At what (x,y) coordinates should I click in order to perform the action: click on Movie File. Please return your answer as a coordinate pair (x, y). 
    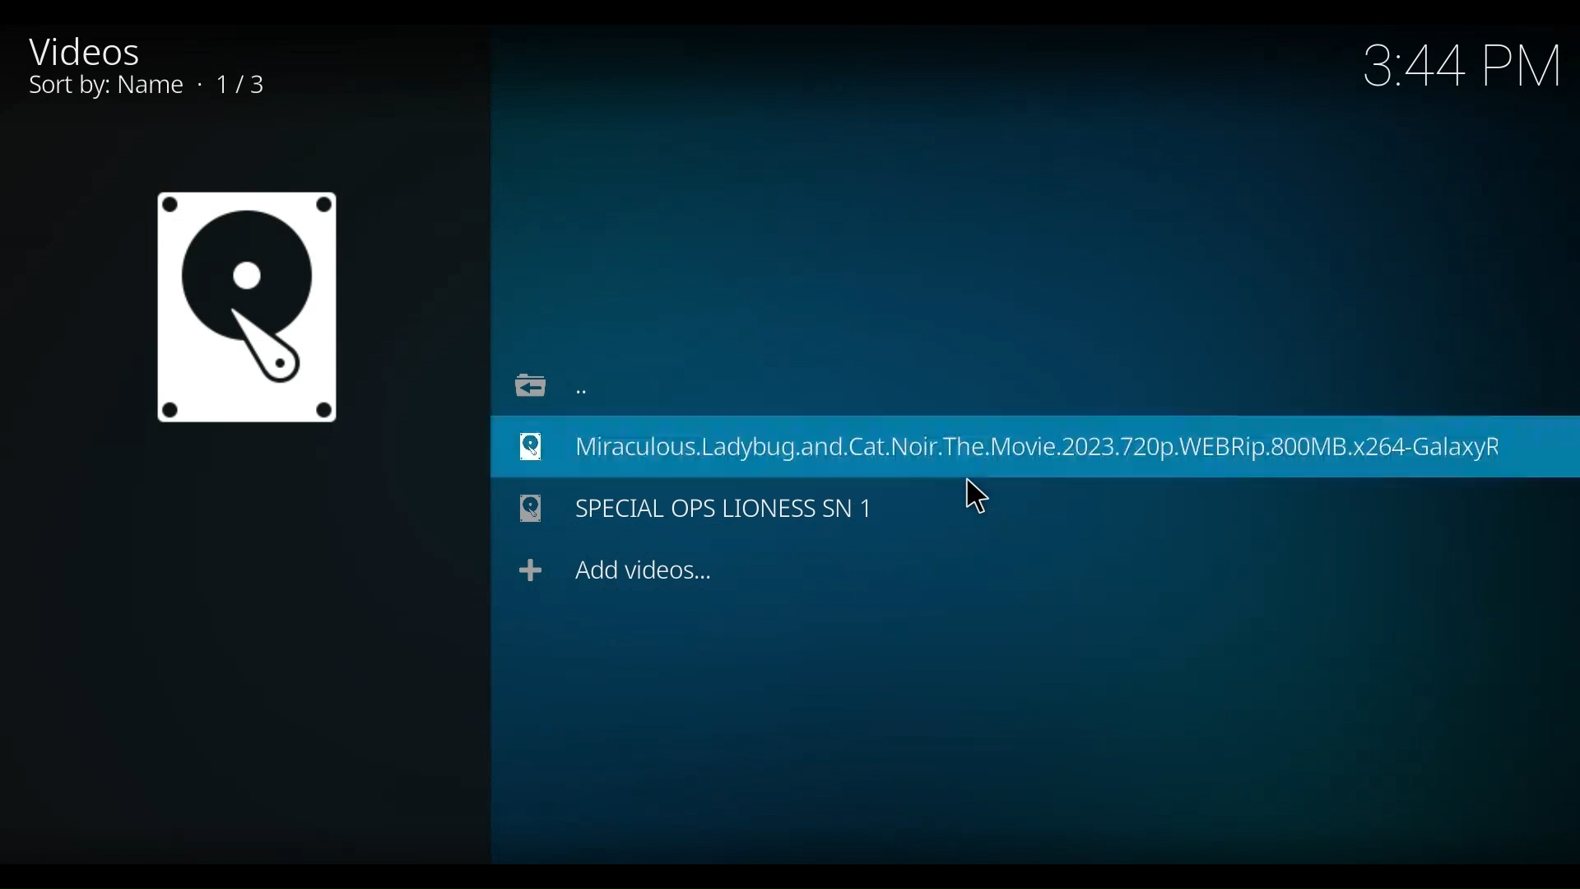
    Looking at the image, I should click on (1034, 445).